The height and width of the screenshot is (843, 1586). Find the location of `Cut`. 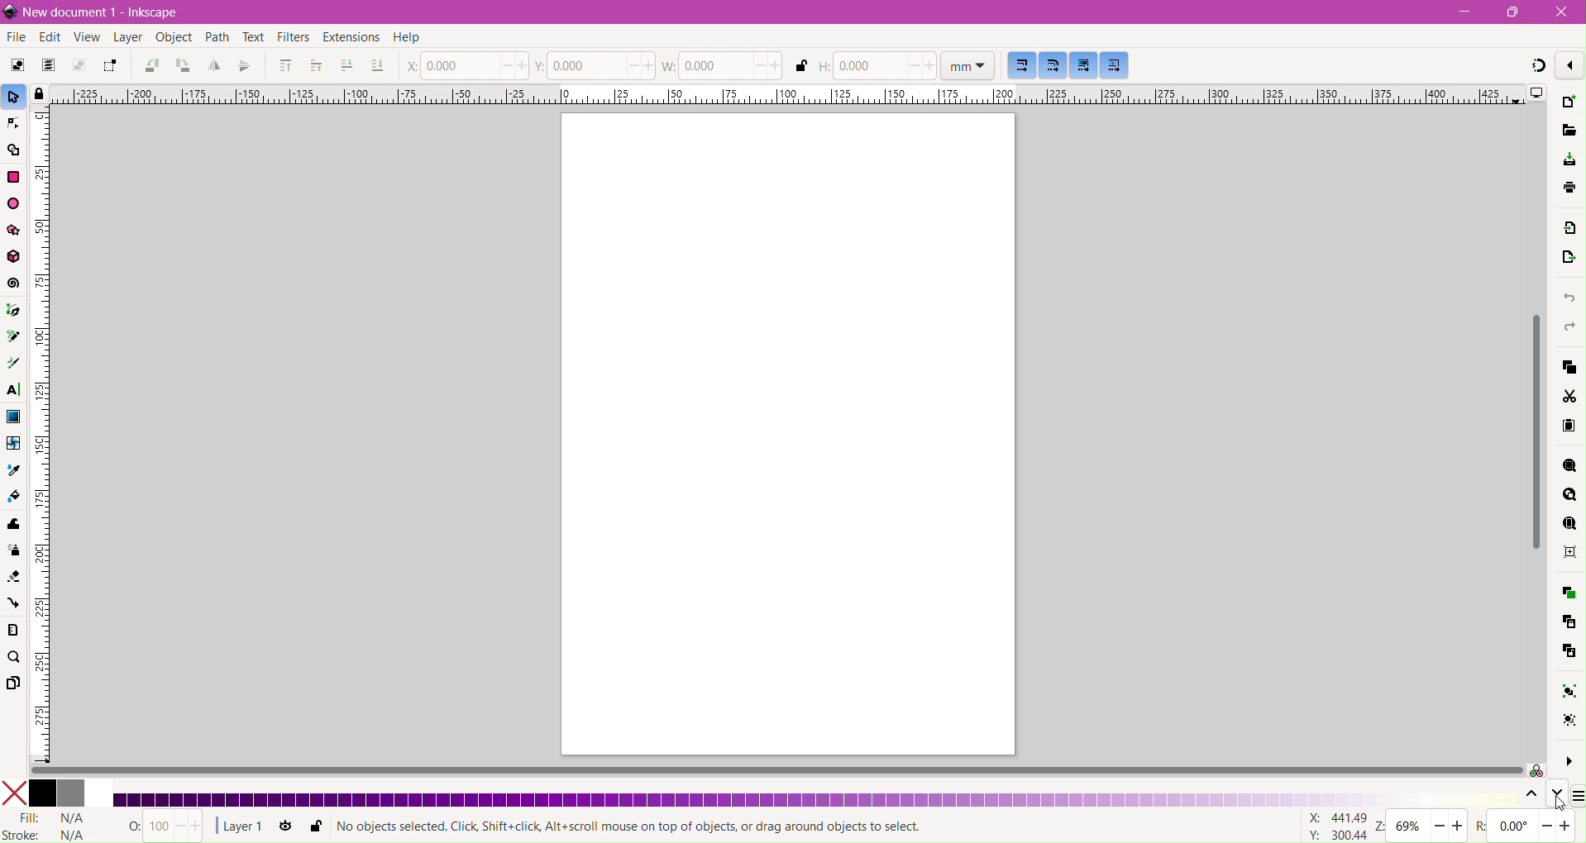

Cut is located at coordinates (1569, 397).